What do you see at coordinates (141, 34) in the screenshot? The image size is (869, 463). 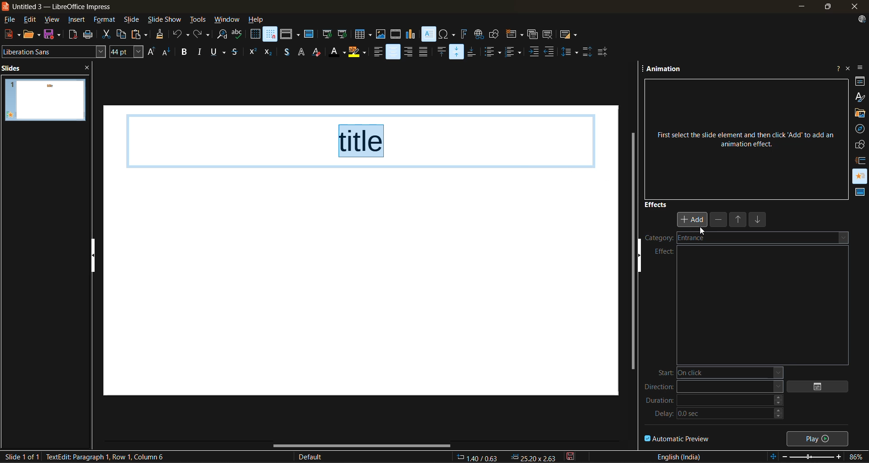 I see `paste` at bounding box center [141, 34].